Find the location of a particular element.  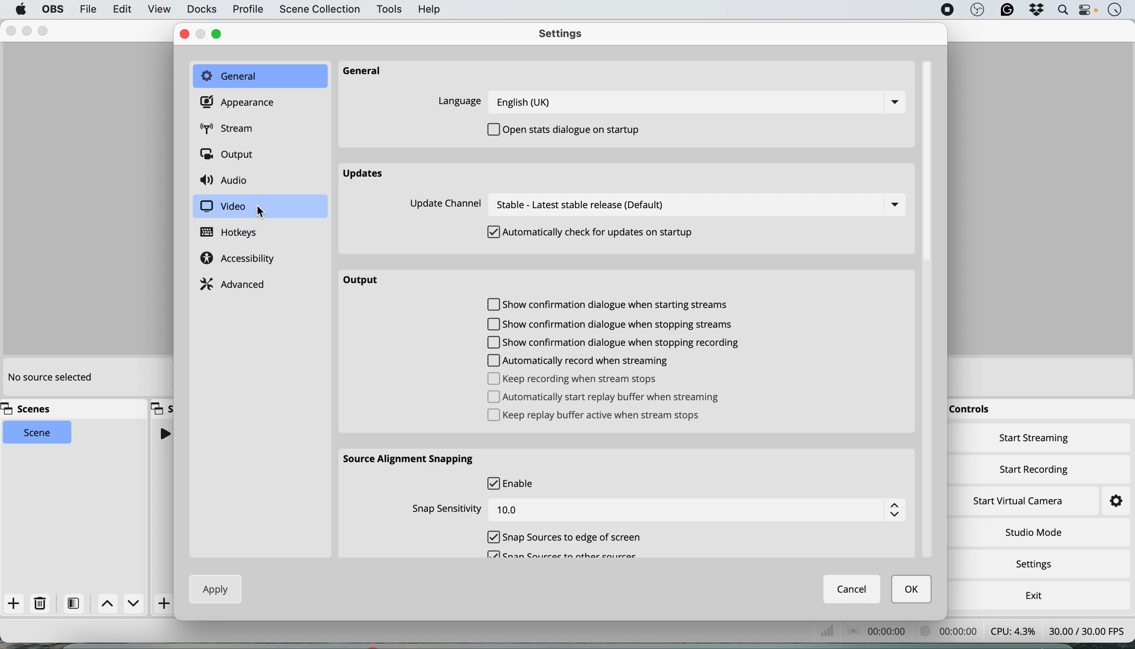

switch between scenes is located at coordinates (122, 604).